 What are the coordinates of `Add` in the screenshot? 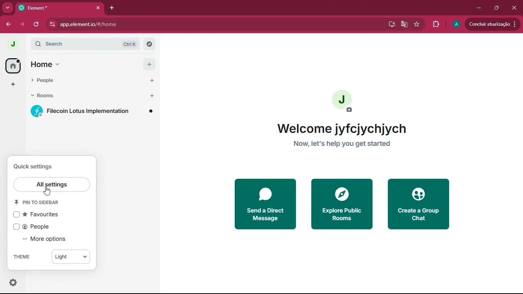 It's located at (151, 65).